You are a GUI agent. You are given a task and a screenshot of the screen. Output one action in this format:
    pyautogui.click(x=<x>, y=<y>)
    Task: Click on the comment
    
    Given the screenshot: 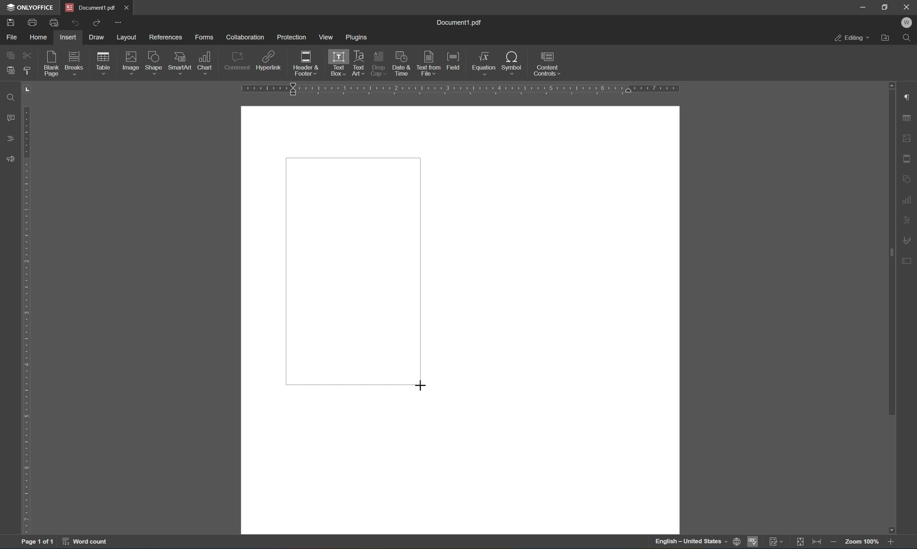 What is the action you would take?
    pyautogui.click(x=237, y=63)
    